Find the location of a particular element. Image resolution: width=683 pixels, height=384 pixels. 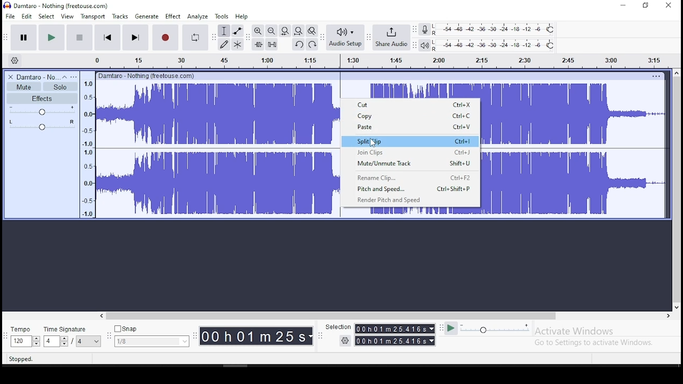

transport is located at coordinates (94, 16).